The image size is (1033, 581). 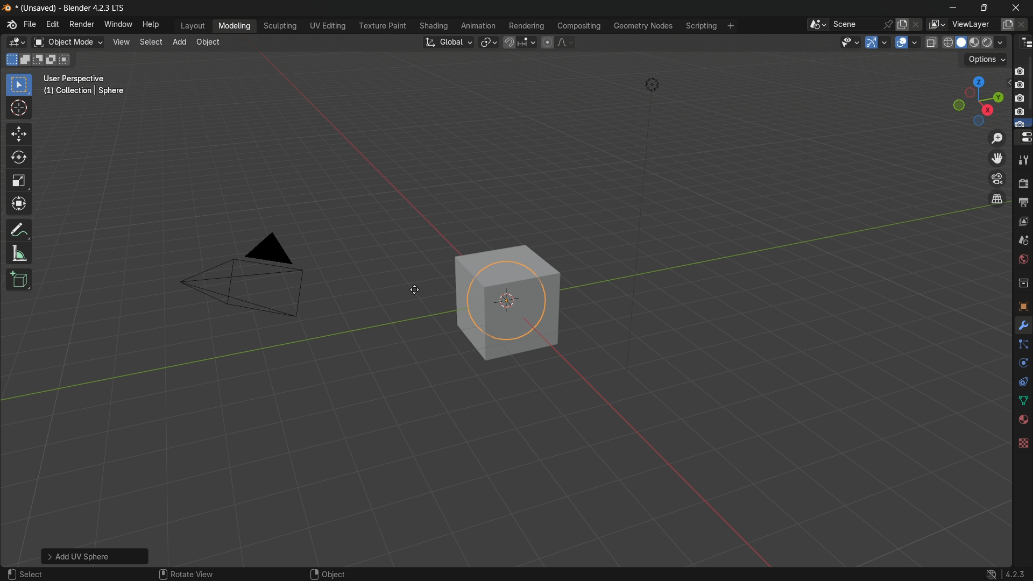 What do you see at coordinates (519, 42) in the screenshot?
I see `snap` at bounding box center [519, 42].